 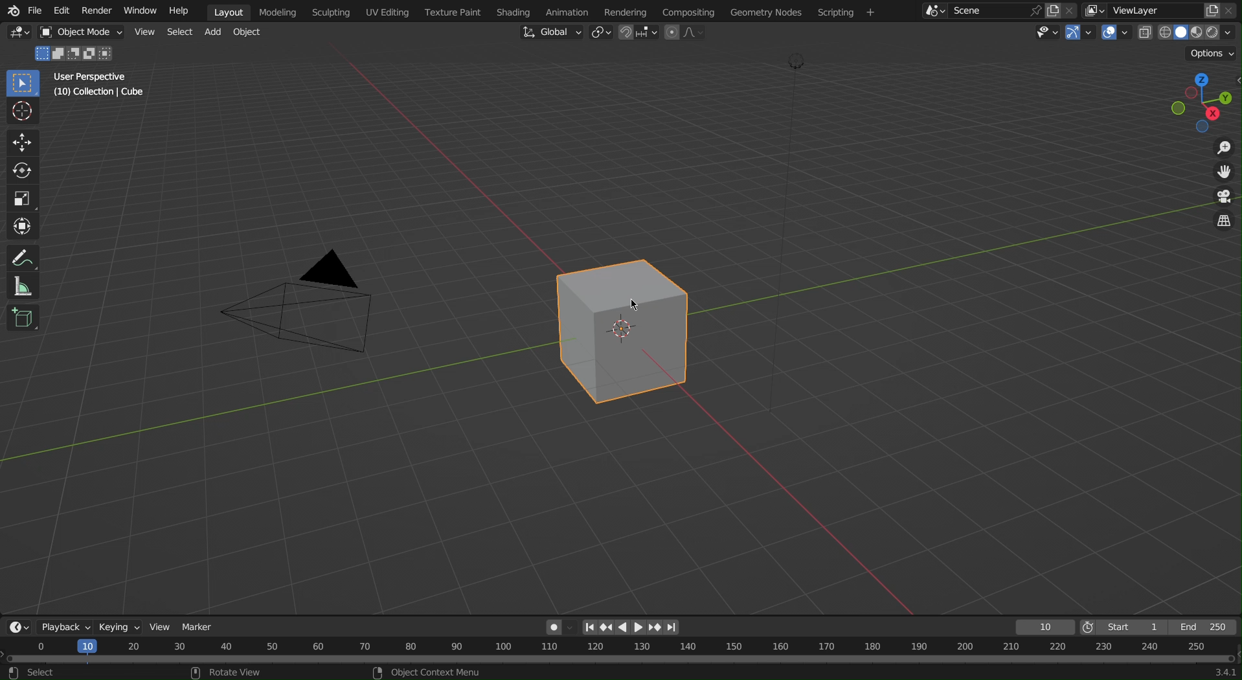 I want to click on Last page, so click(x=673, y=628).